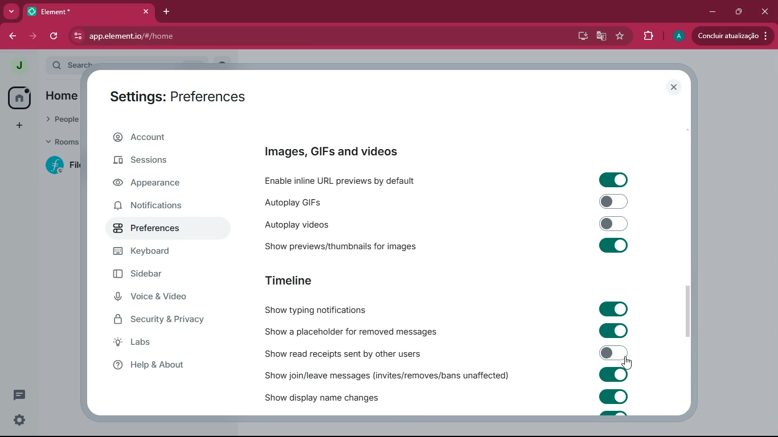  What do you see at coordinates (580, 36) in the screenshot?
I see `desktop` at bounding box center [580, 36].